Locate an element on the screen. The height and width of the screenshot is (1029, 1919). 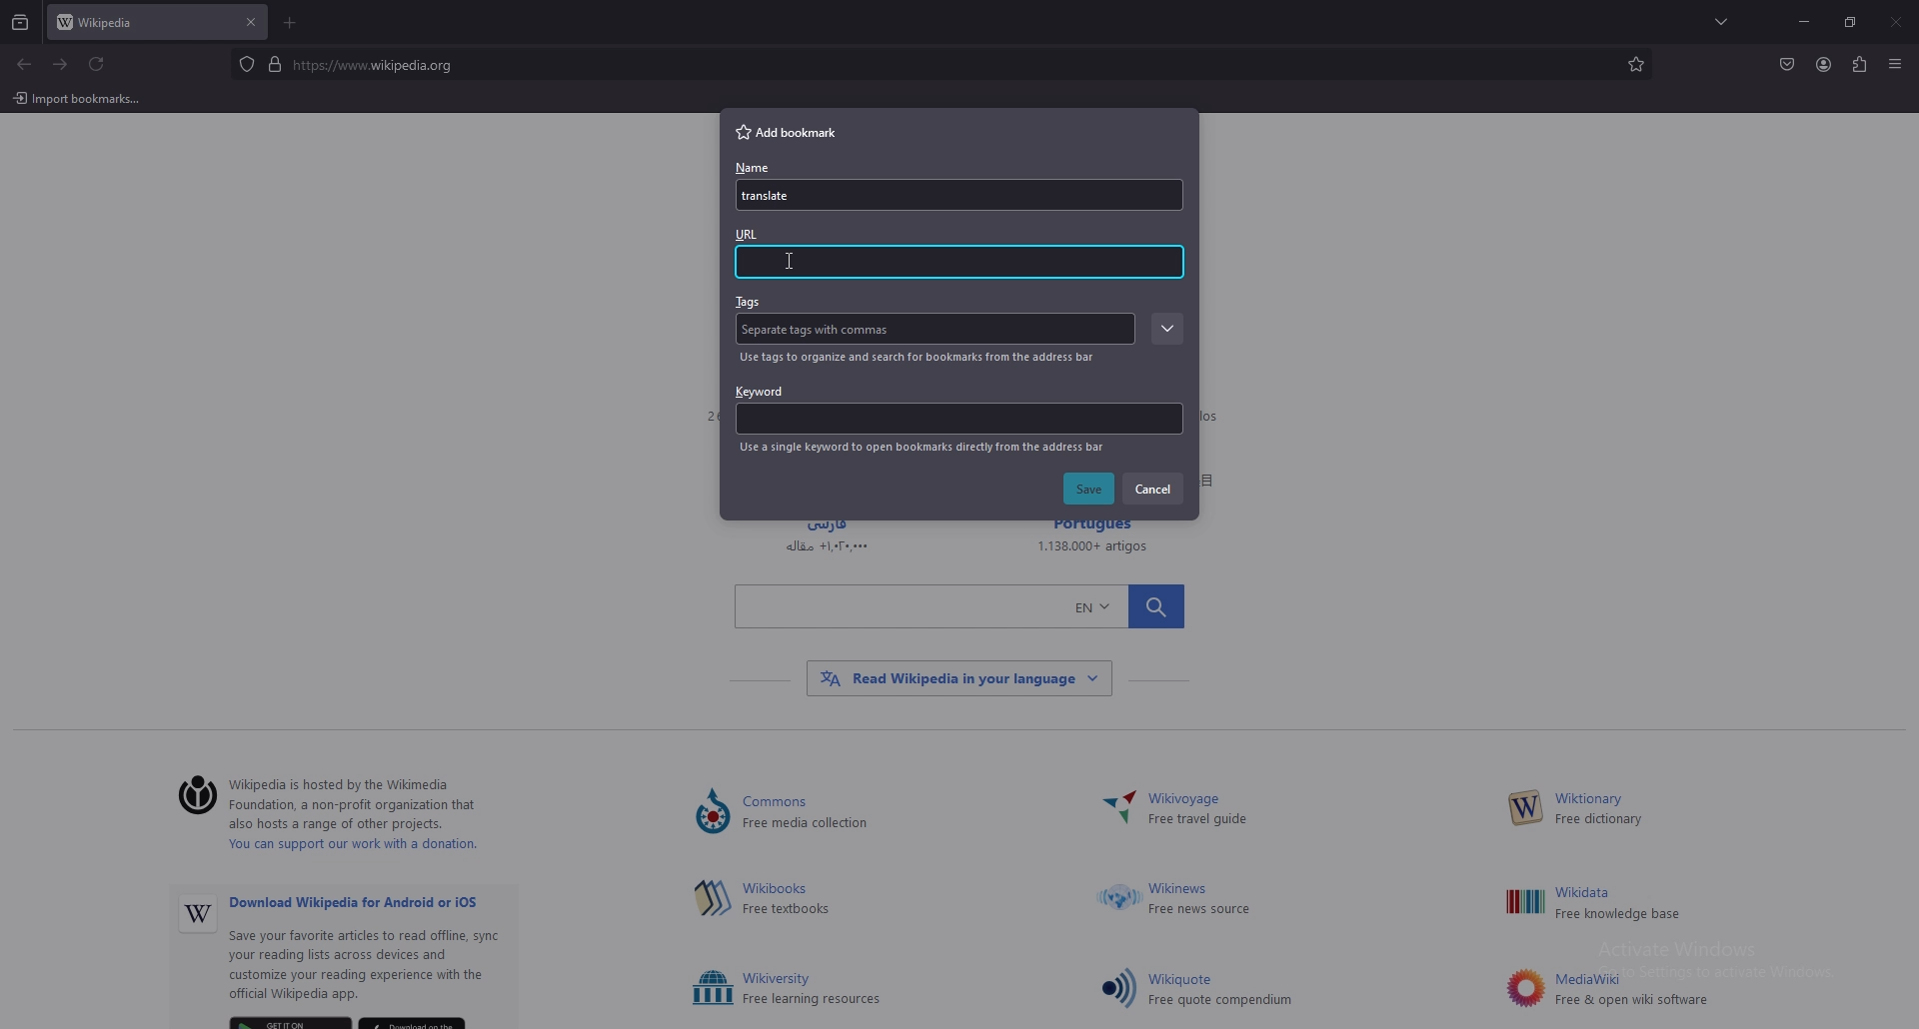
save is located at coordinates (1090, 490).